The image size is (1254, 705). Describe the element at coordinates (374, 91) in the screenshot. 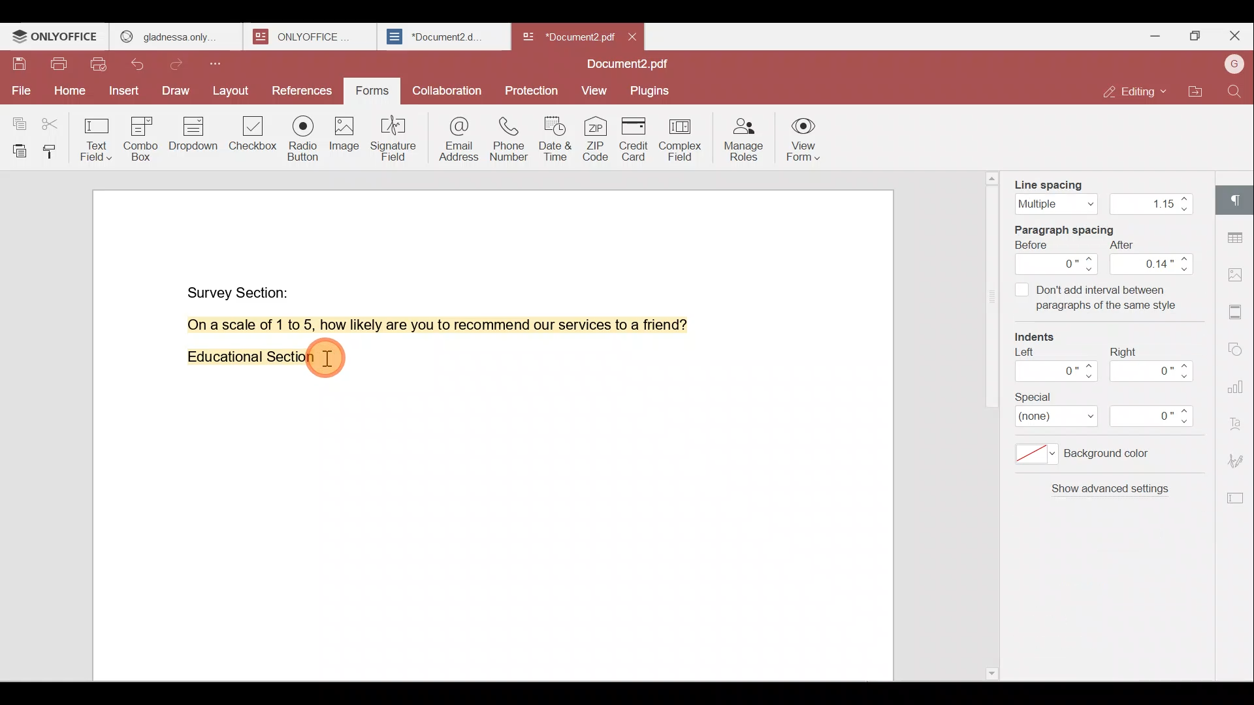

I see `Forms` at that location.